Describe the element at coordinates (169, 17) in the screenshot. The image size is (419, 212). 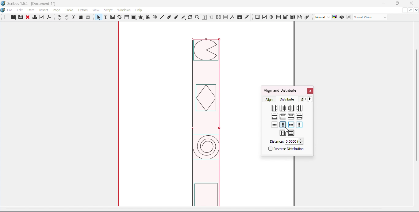
I see `Bezier curve tool` at that location.